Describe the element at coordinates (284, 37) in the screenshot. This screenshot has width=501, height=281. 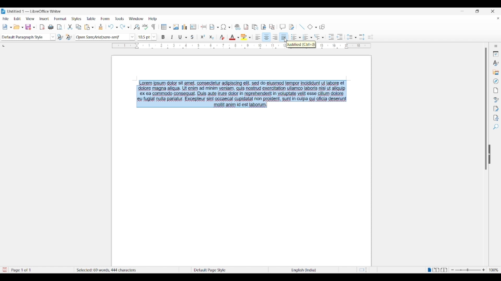
I see `Justified` at that location.